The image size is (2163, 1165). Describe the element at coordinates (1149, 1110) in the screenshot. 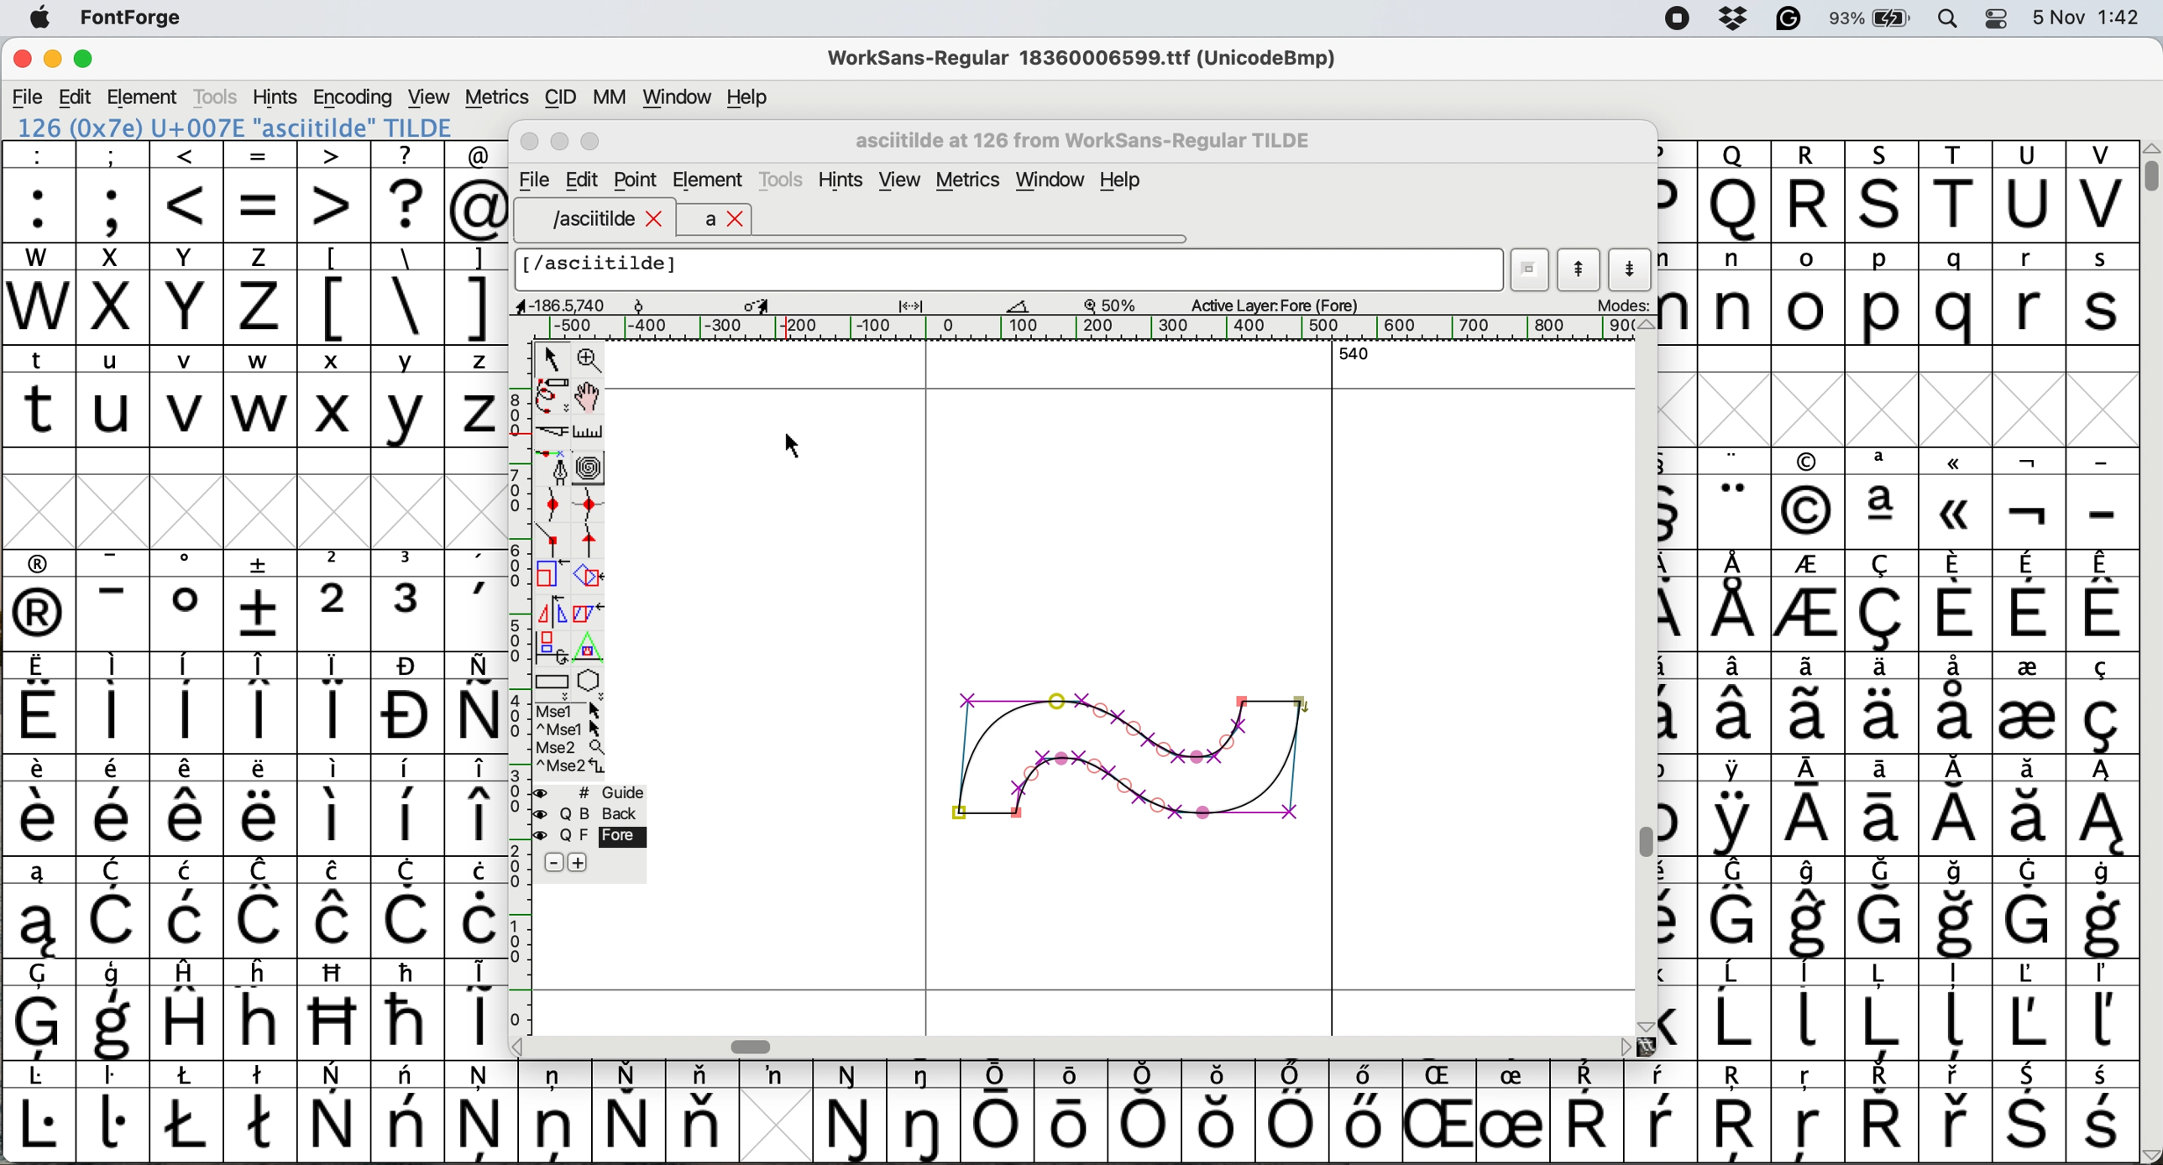

I see `symbol` at that location.